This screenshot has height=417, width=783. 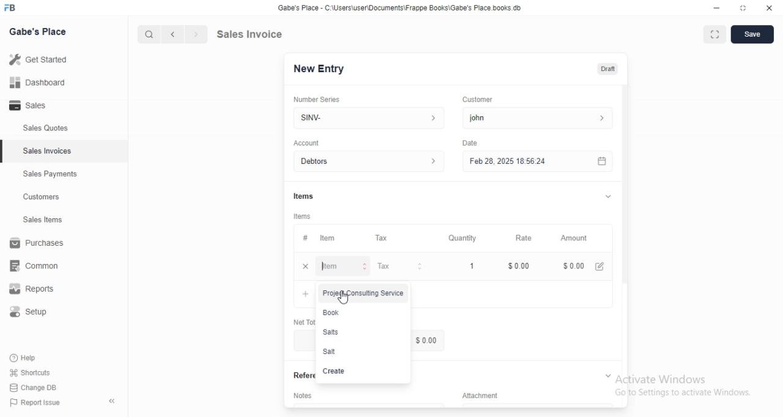 I want to click on Sat, so click(x=358, y=352).